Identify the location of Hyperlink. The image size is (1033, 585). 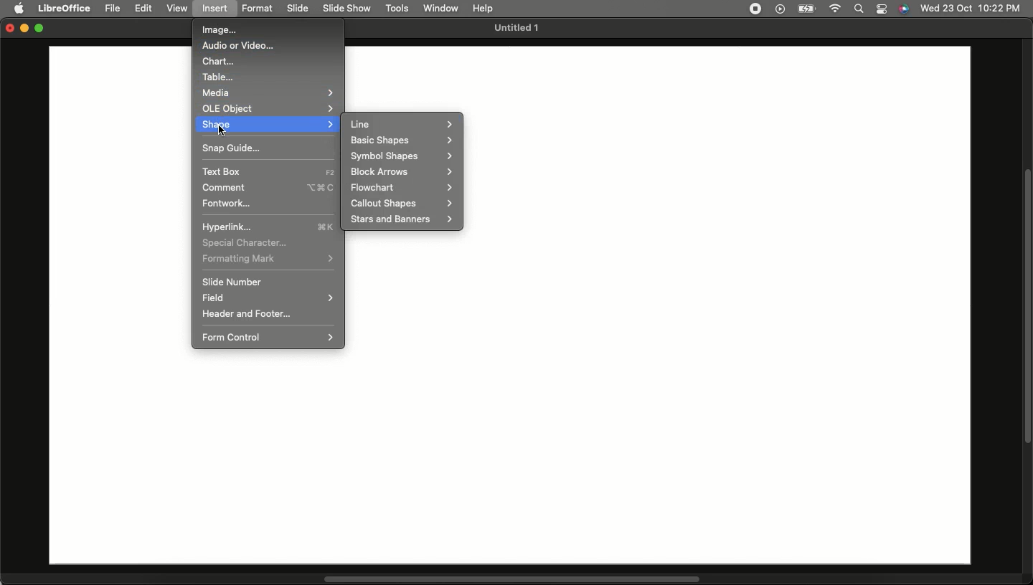
(268, 227).